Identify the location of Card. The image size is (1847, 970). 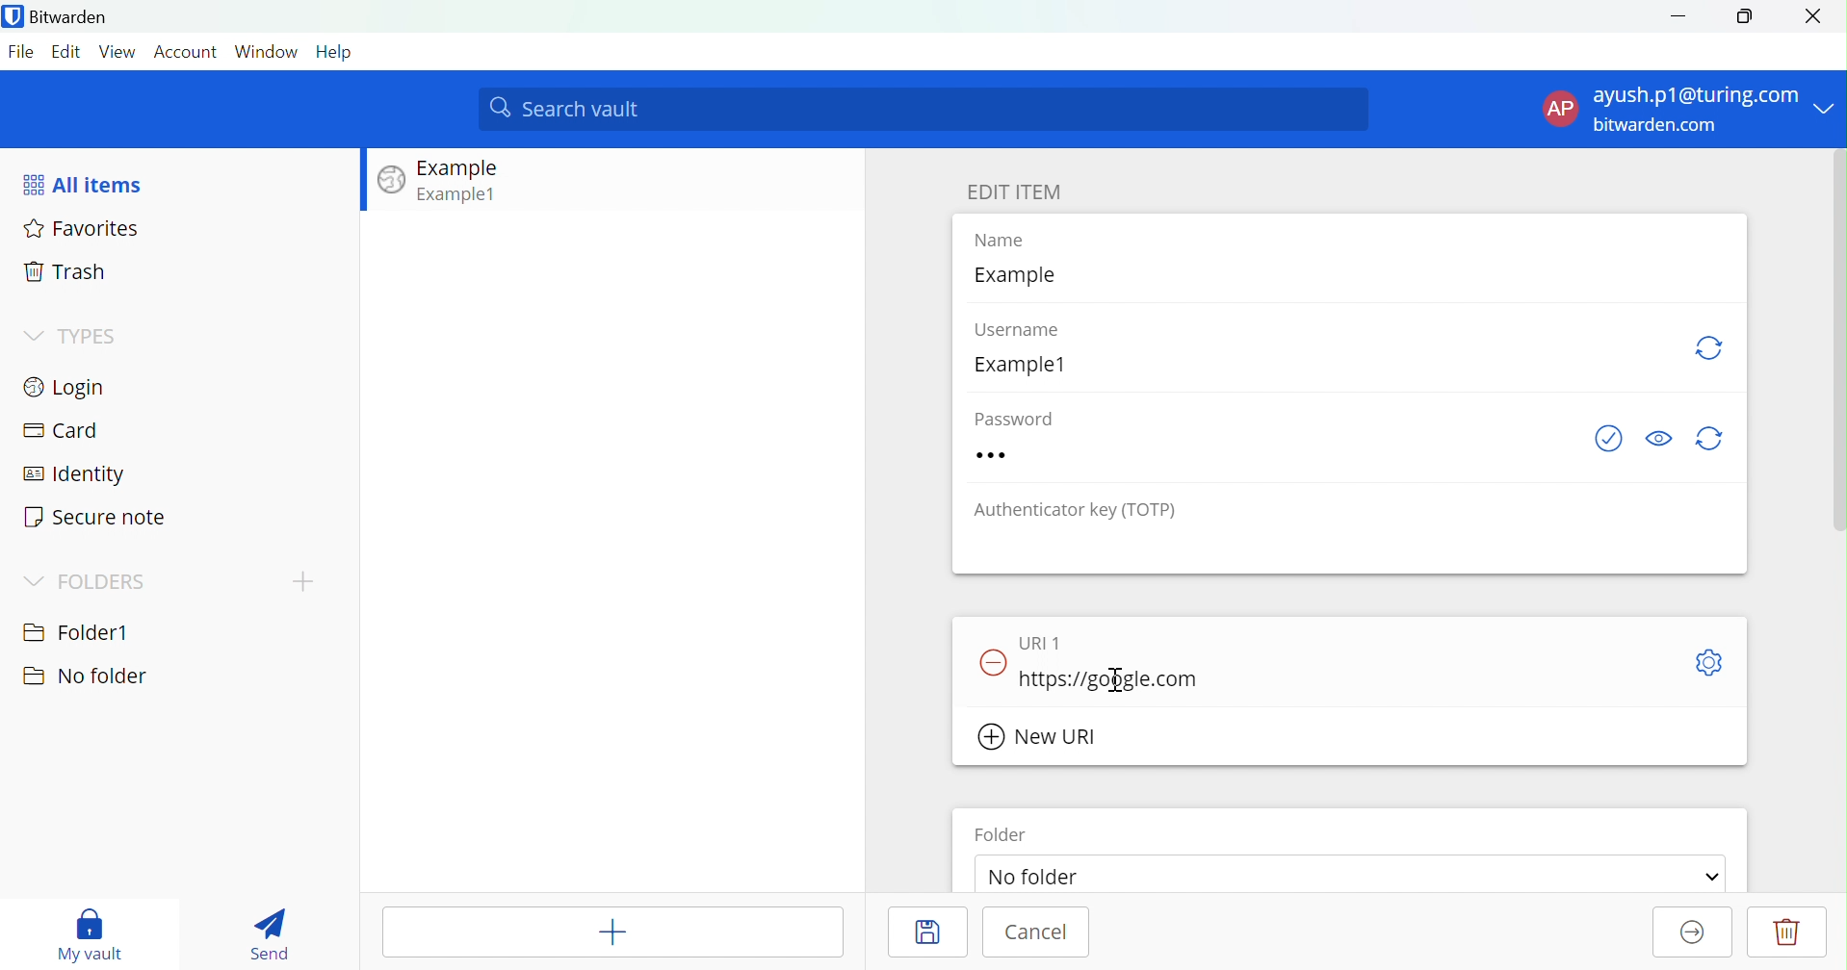
(61, 431).